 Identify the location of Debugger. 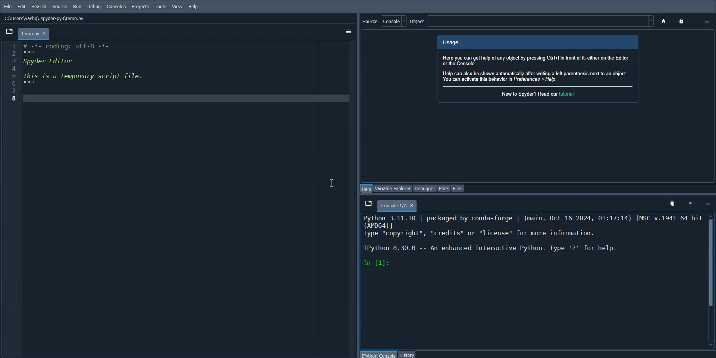
(425, 188).